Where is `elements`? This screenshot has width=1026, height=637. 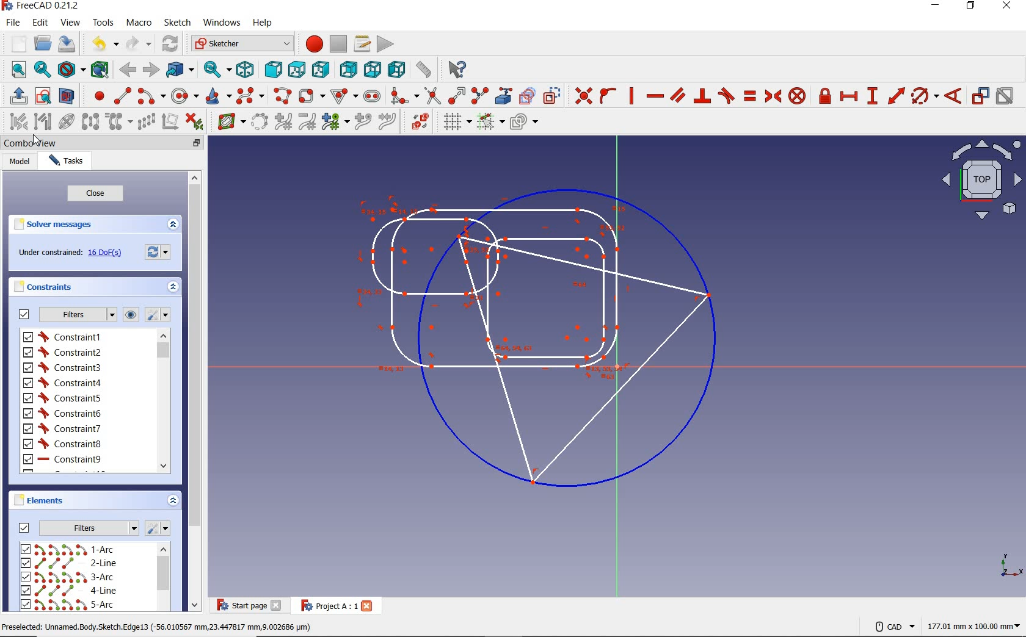 elements is located at coordinates (43, 501).